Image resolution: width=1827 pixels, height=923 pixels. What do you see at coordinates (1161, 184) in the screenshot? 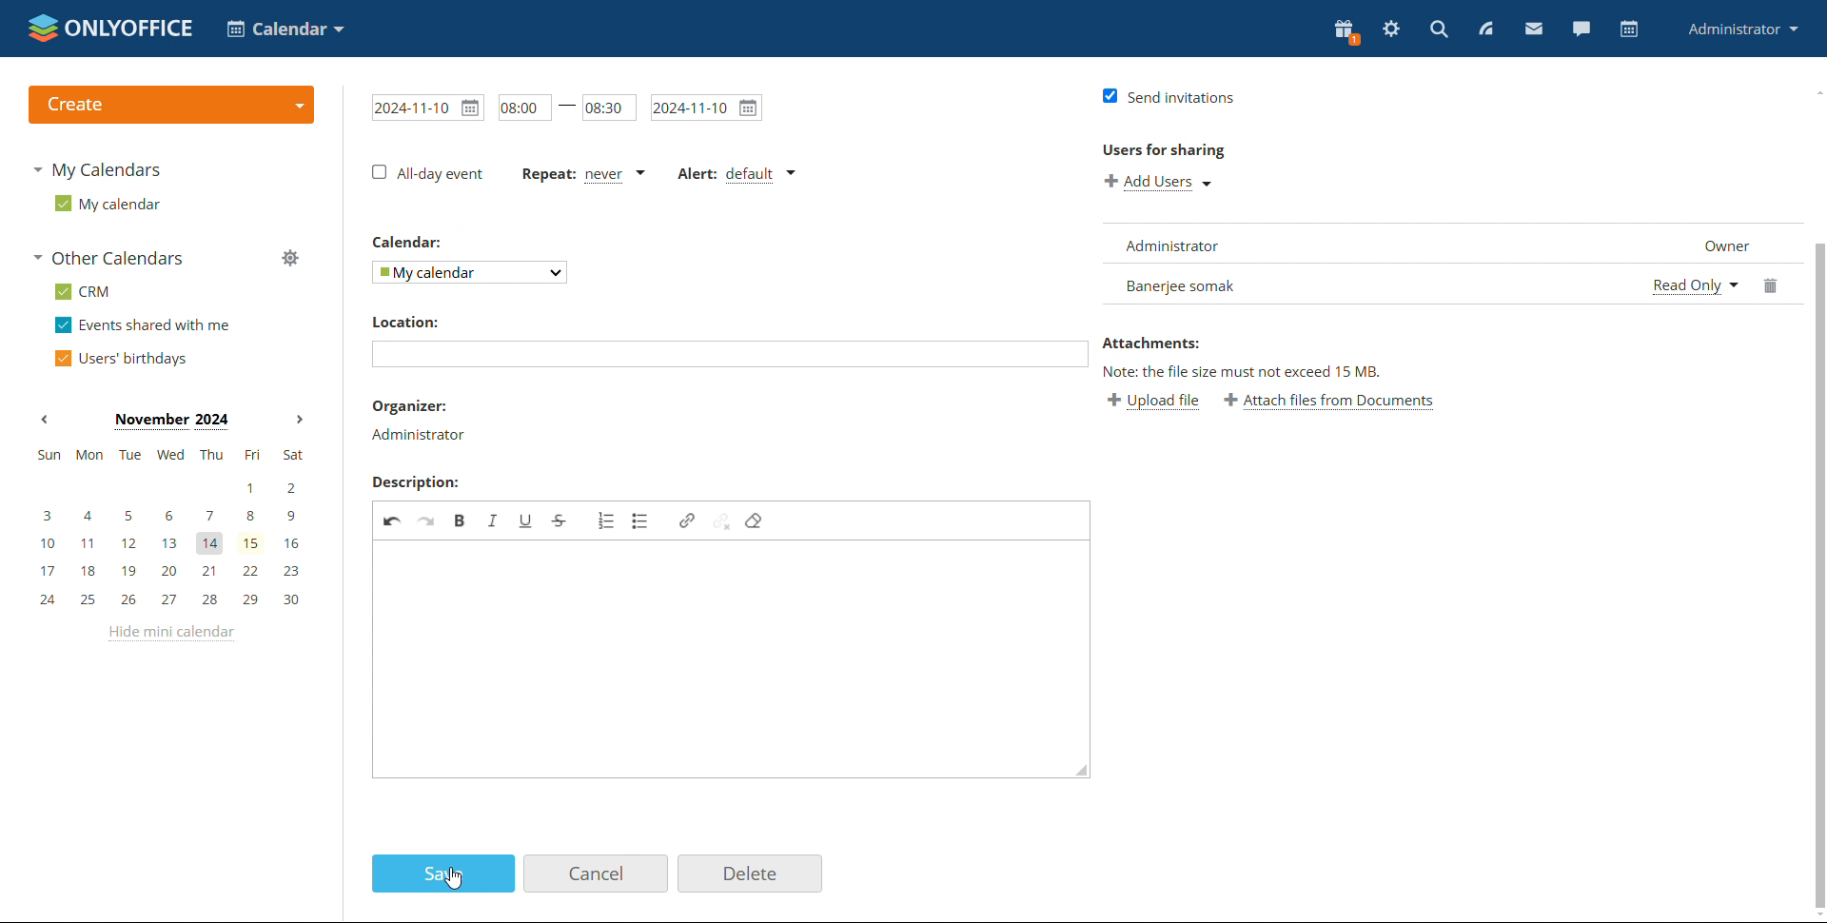
I see `add users` at bounding box center [1161, 184].